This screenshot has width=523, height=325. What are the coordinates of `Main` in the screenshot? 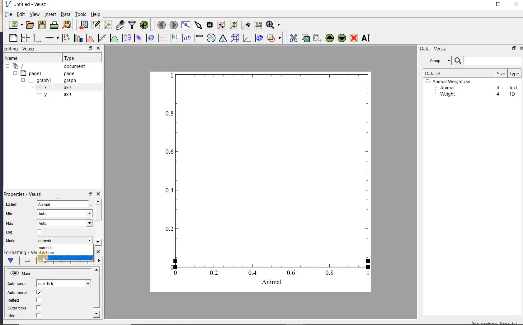 It's located at (21, 274).